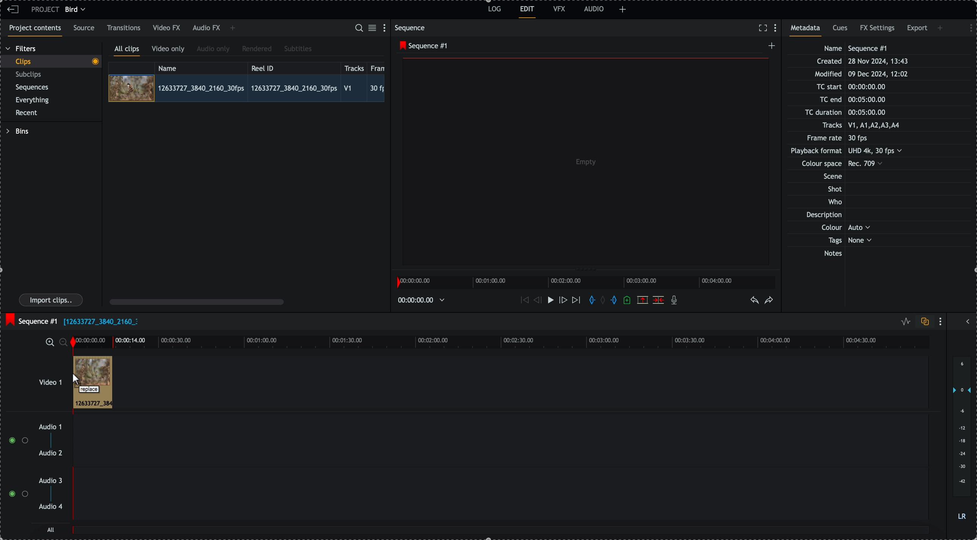 The width and height of the screenshot is (977, 540). Describe the element at coordinates (124, 28) in the screenshot. I see `transitions` at that location.